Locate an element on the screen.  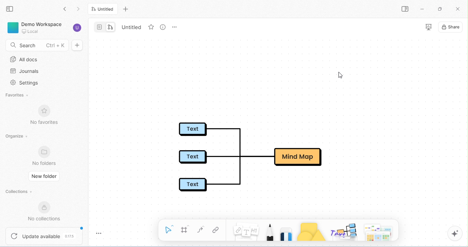
favorite is located at coordinates (152, 27).